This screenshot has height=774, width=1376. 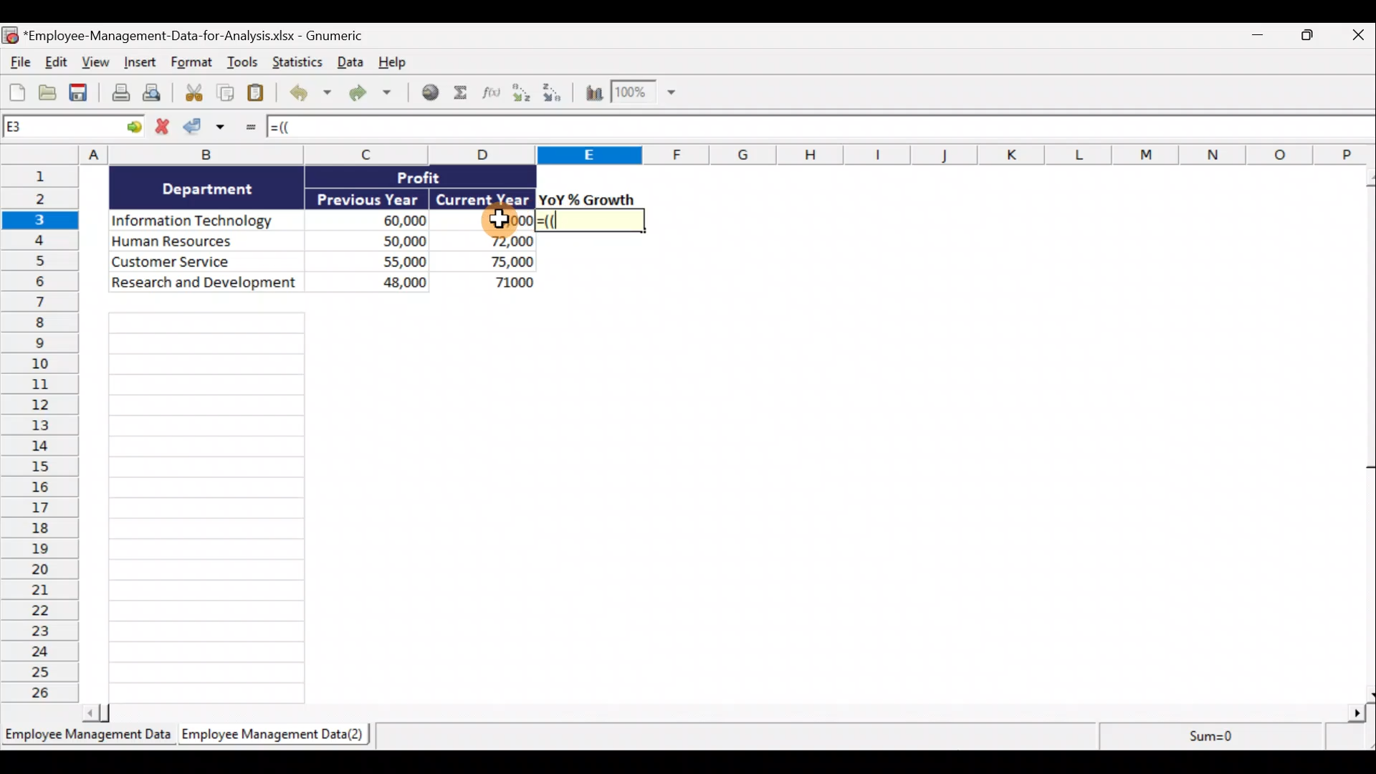 What do you see at coordinates (688, 155) in the screenshot?
I see `Columns` at bounding box center [688, 155].